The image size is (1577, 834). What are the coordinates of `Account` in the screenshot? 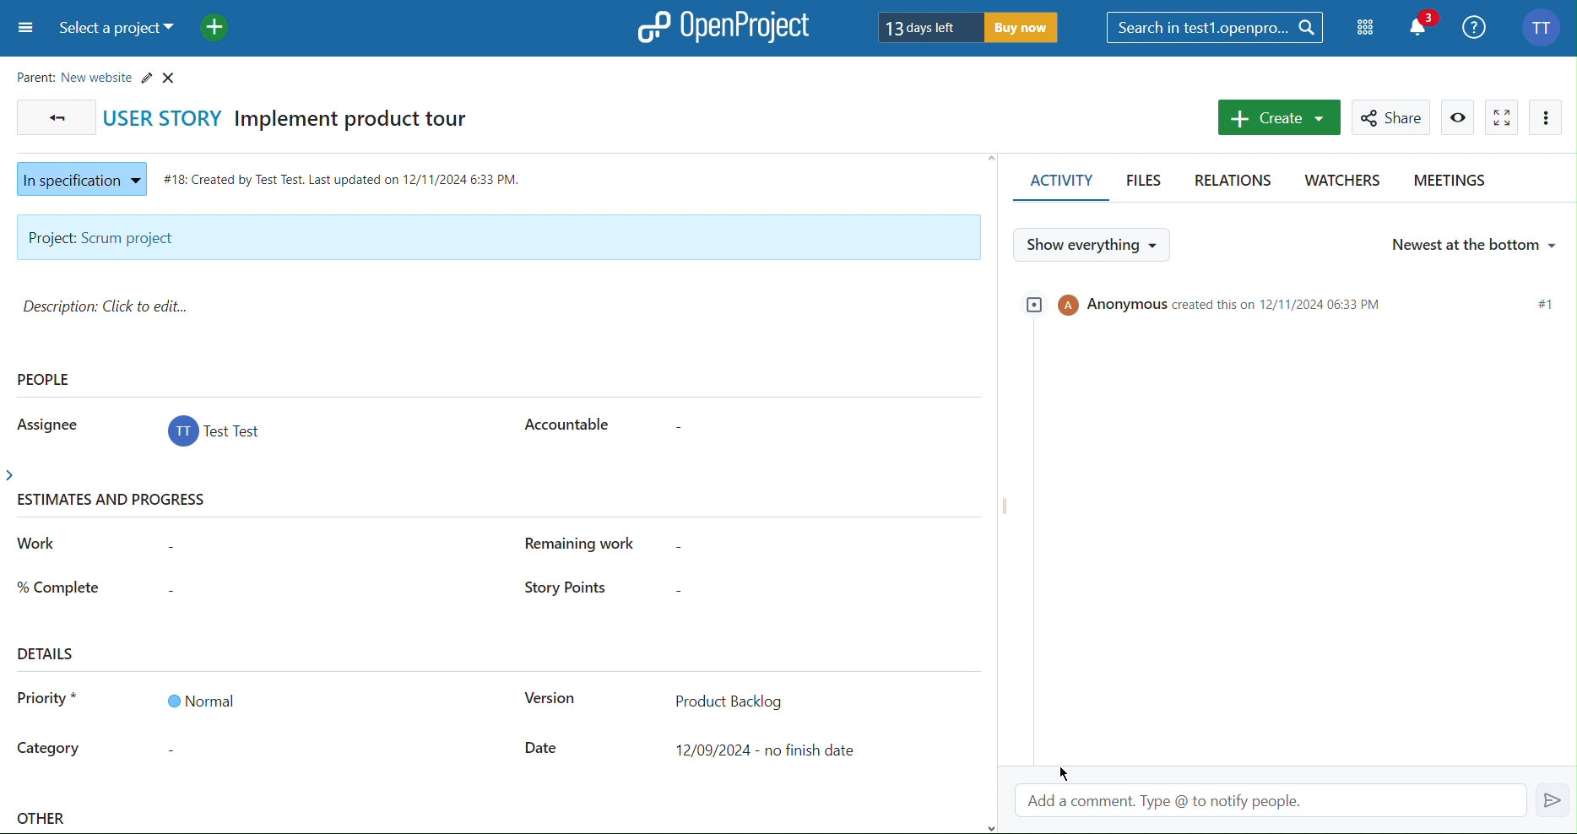 It's located at (1544, 25).